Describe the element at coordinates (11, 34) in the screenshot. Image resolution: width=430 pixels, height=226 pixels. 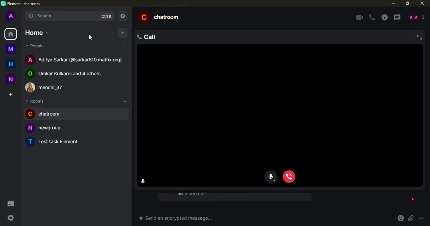
I see `home` at that location.